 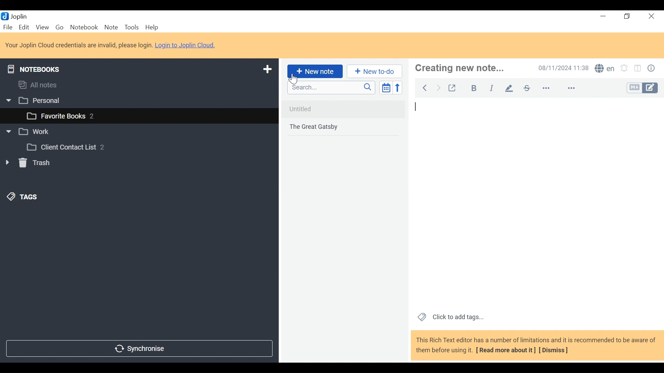 I want to click on Toggle external editing, so click(x=453, y=88).